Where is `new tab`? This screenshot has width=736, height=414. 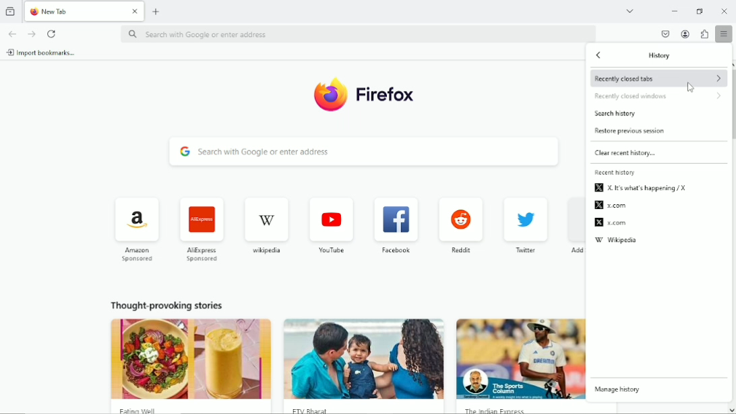 new tab is located at coordinates (158, 11).